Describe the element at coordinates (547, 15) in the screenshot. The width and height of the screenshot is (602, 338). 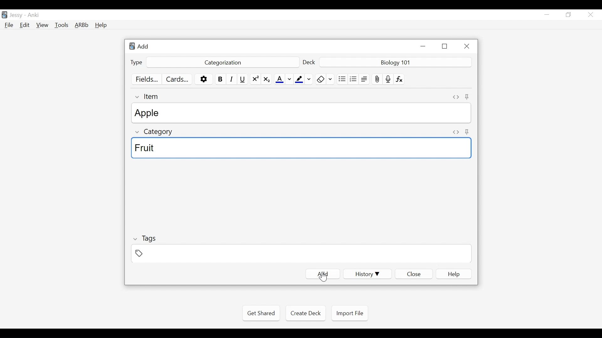
I see `minimize` at that location.